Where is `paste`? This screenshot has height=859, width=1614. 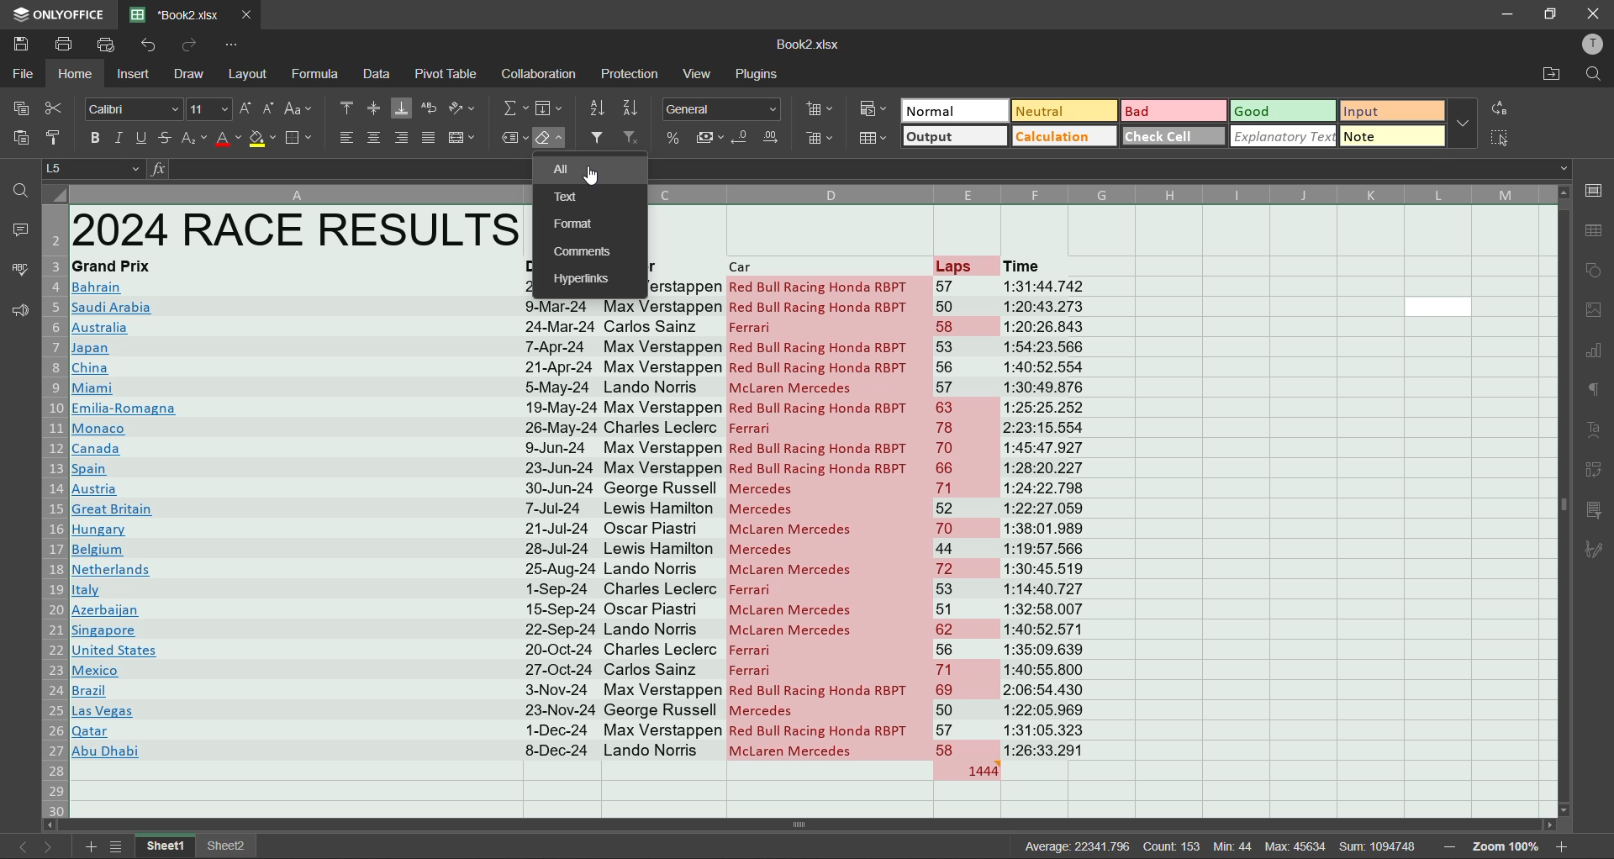 paste is located at coordinates (20, 138).